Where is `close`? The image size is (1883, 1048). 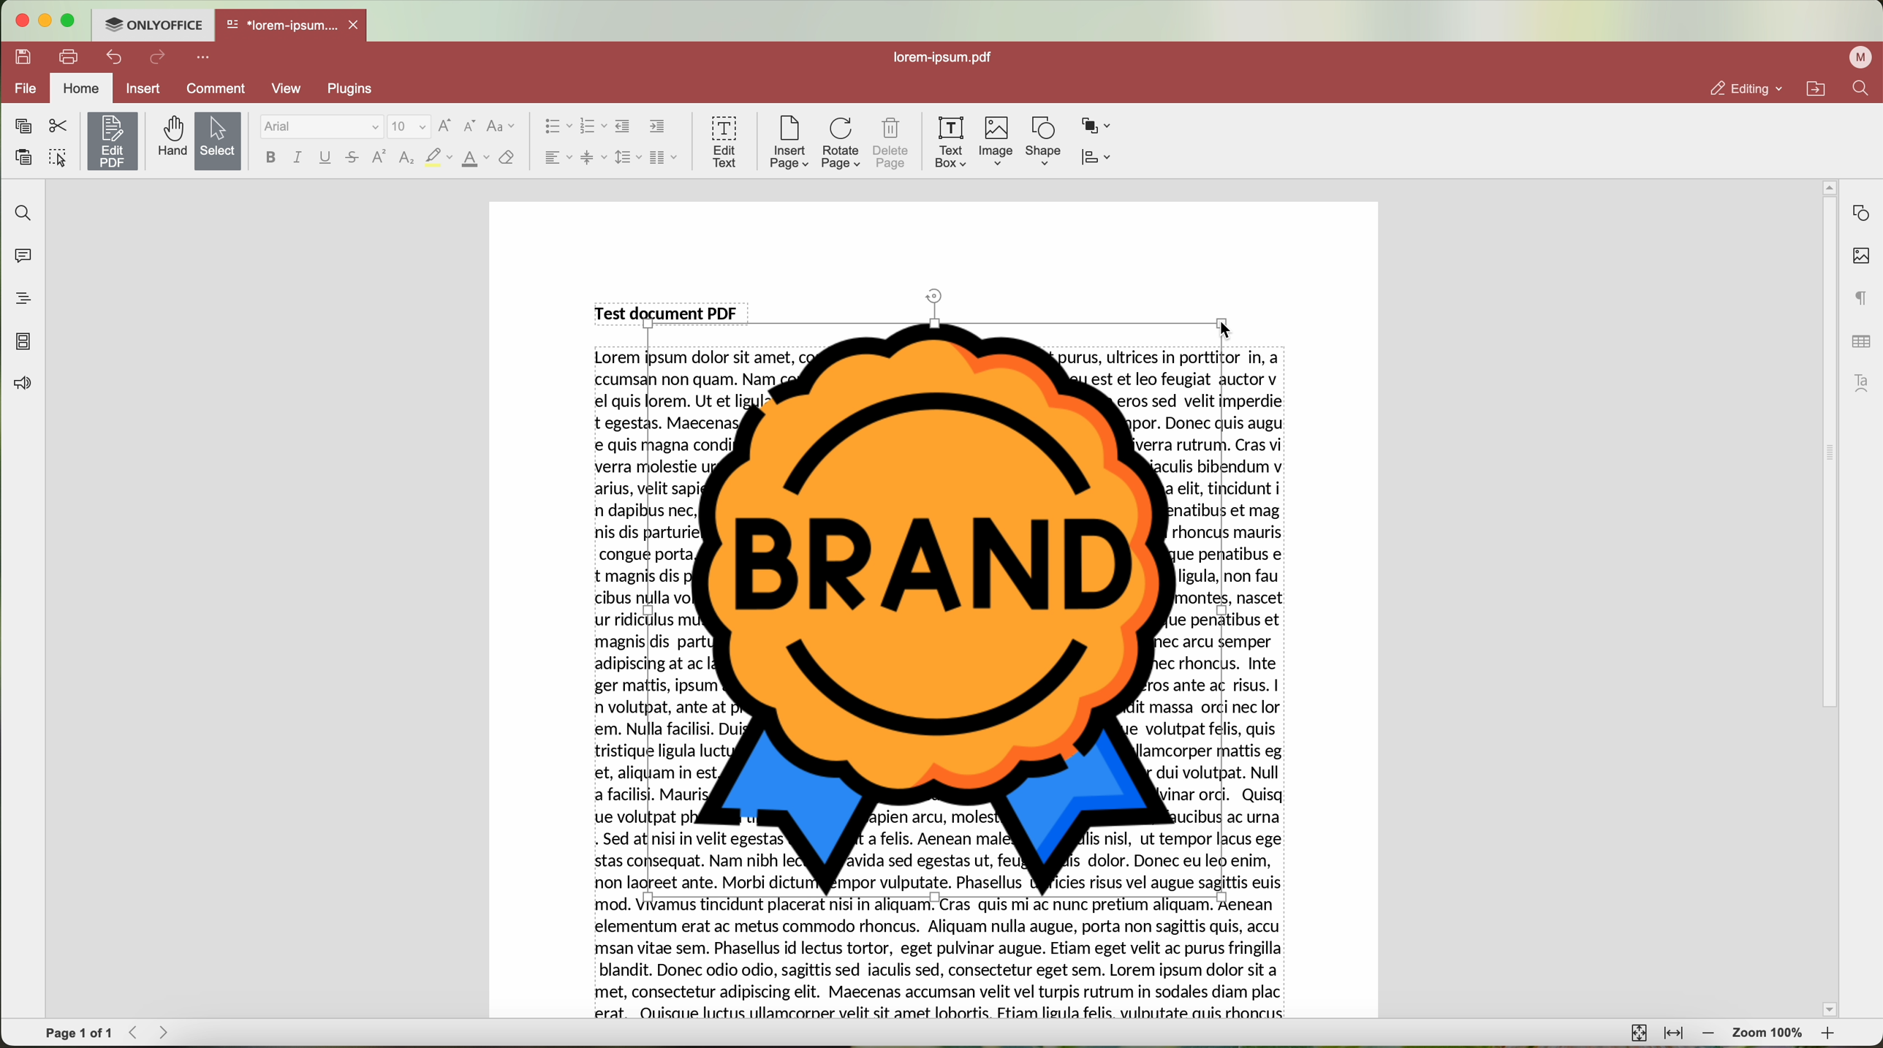
close is located at coordinates (357, 25).